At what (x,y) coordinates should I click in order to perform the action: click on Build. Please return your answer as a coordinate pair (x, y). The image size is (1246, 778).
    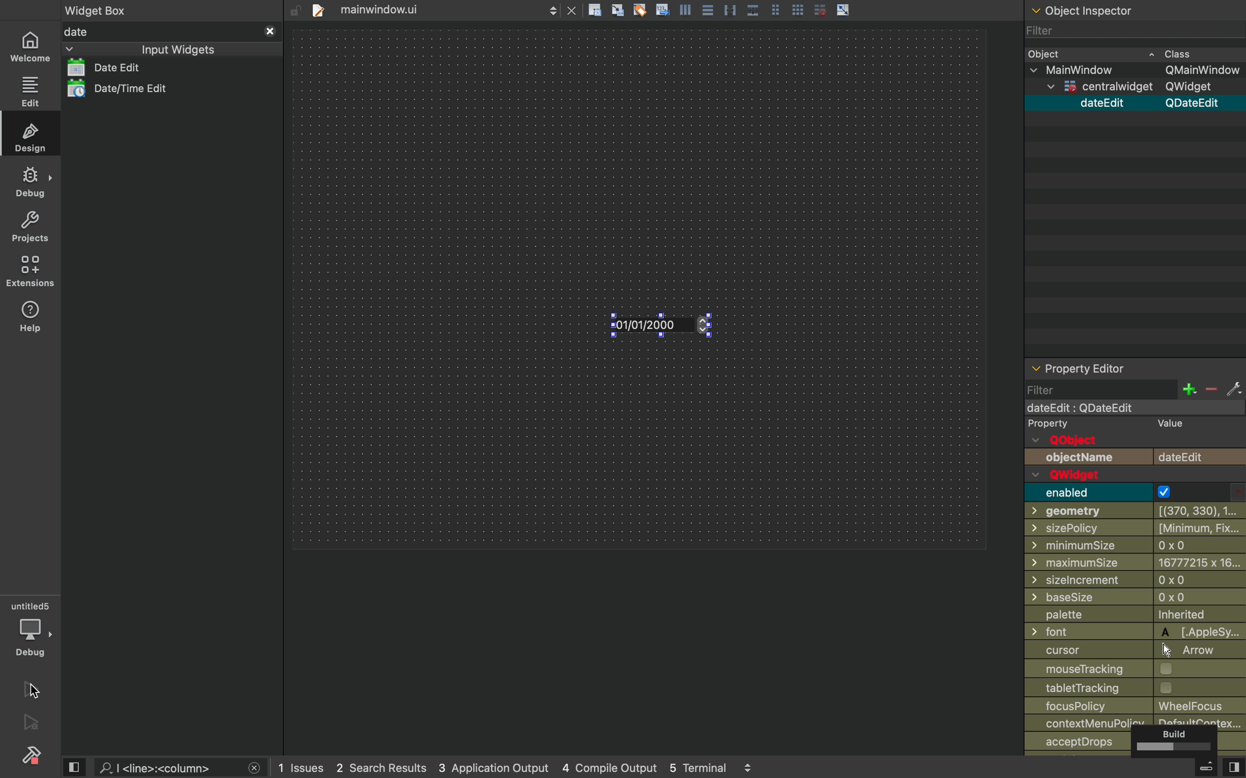
    Looking at the image, I should click on (1174, 740).